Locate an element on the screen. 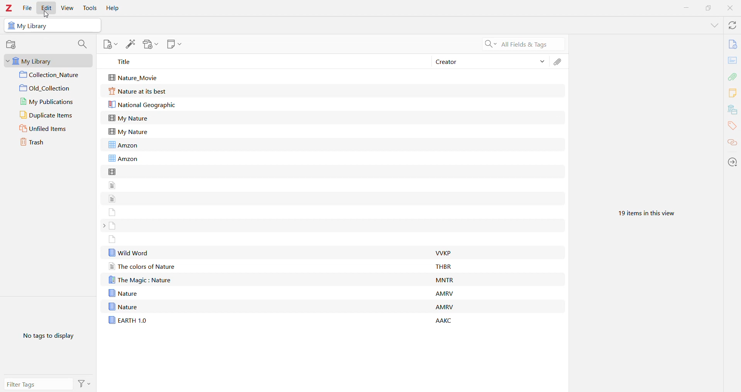 The image size is (741, 392). THBR is located at coordinates (443, 266).